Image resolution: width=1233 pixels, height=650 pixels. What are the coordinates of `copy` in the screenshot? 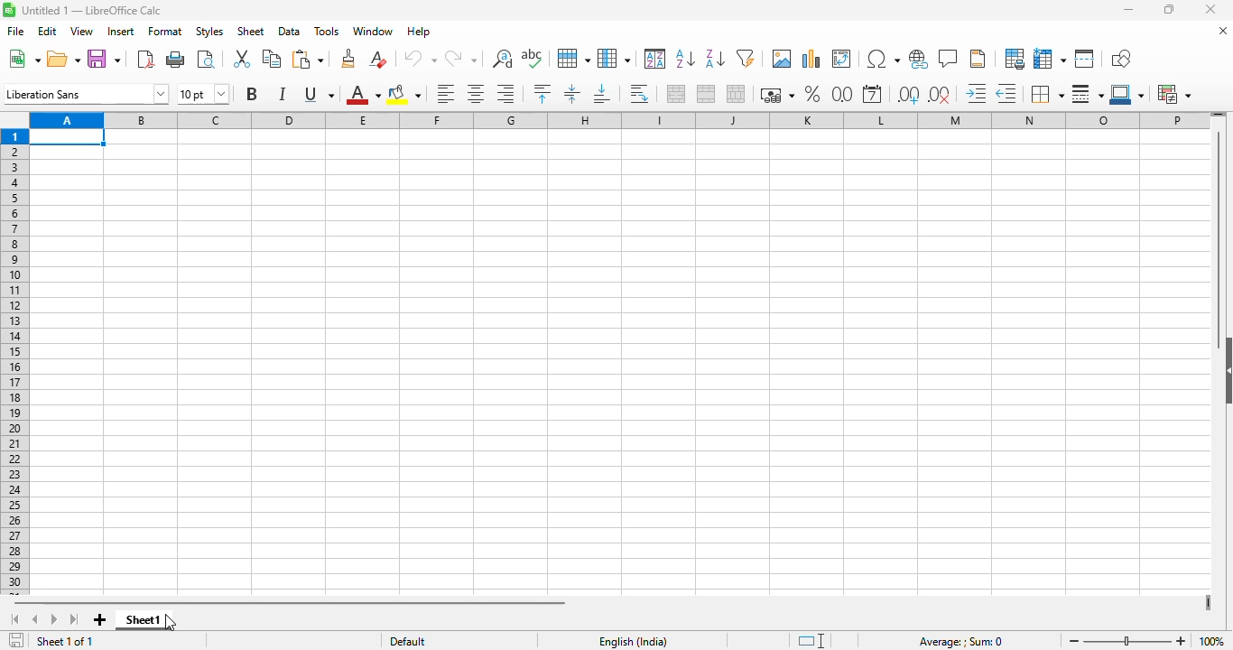 It's located at (272, 59).